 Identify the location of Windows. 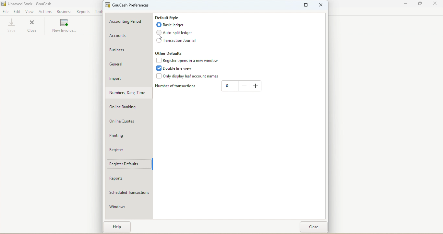
(129, 208).